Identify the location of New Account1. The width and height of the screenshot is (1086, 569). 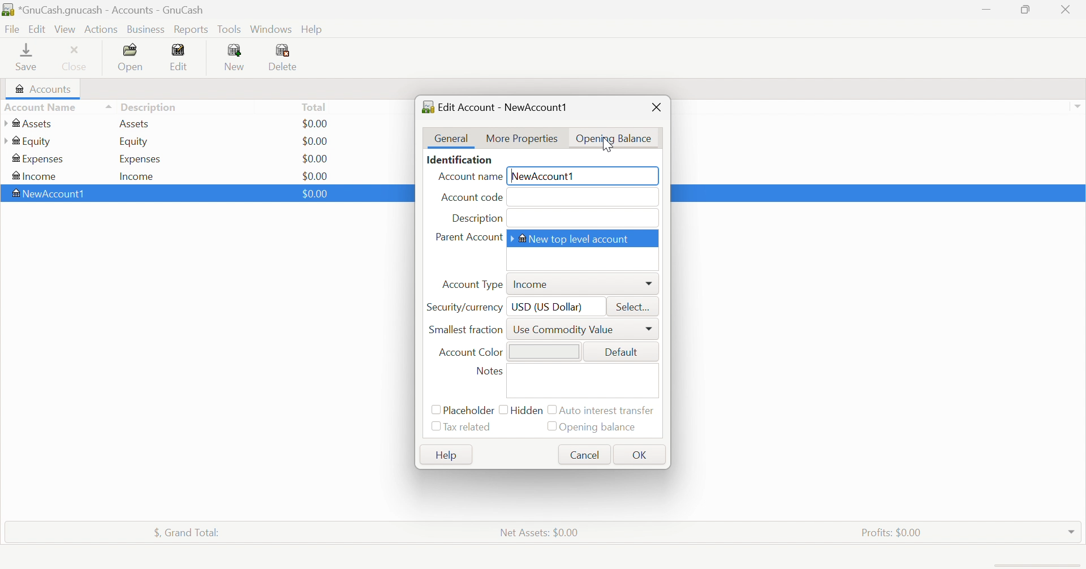
(544, 175).